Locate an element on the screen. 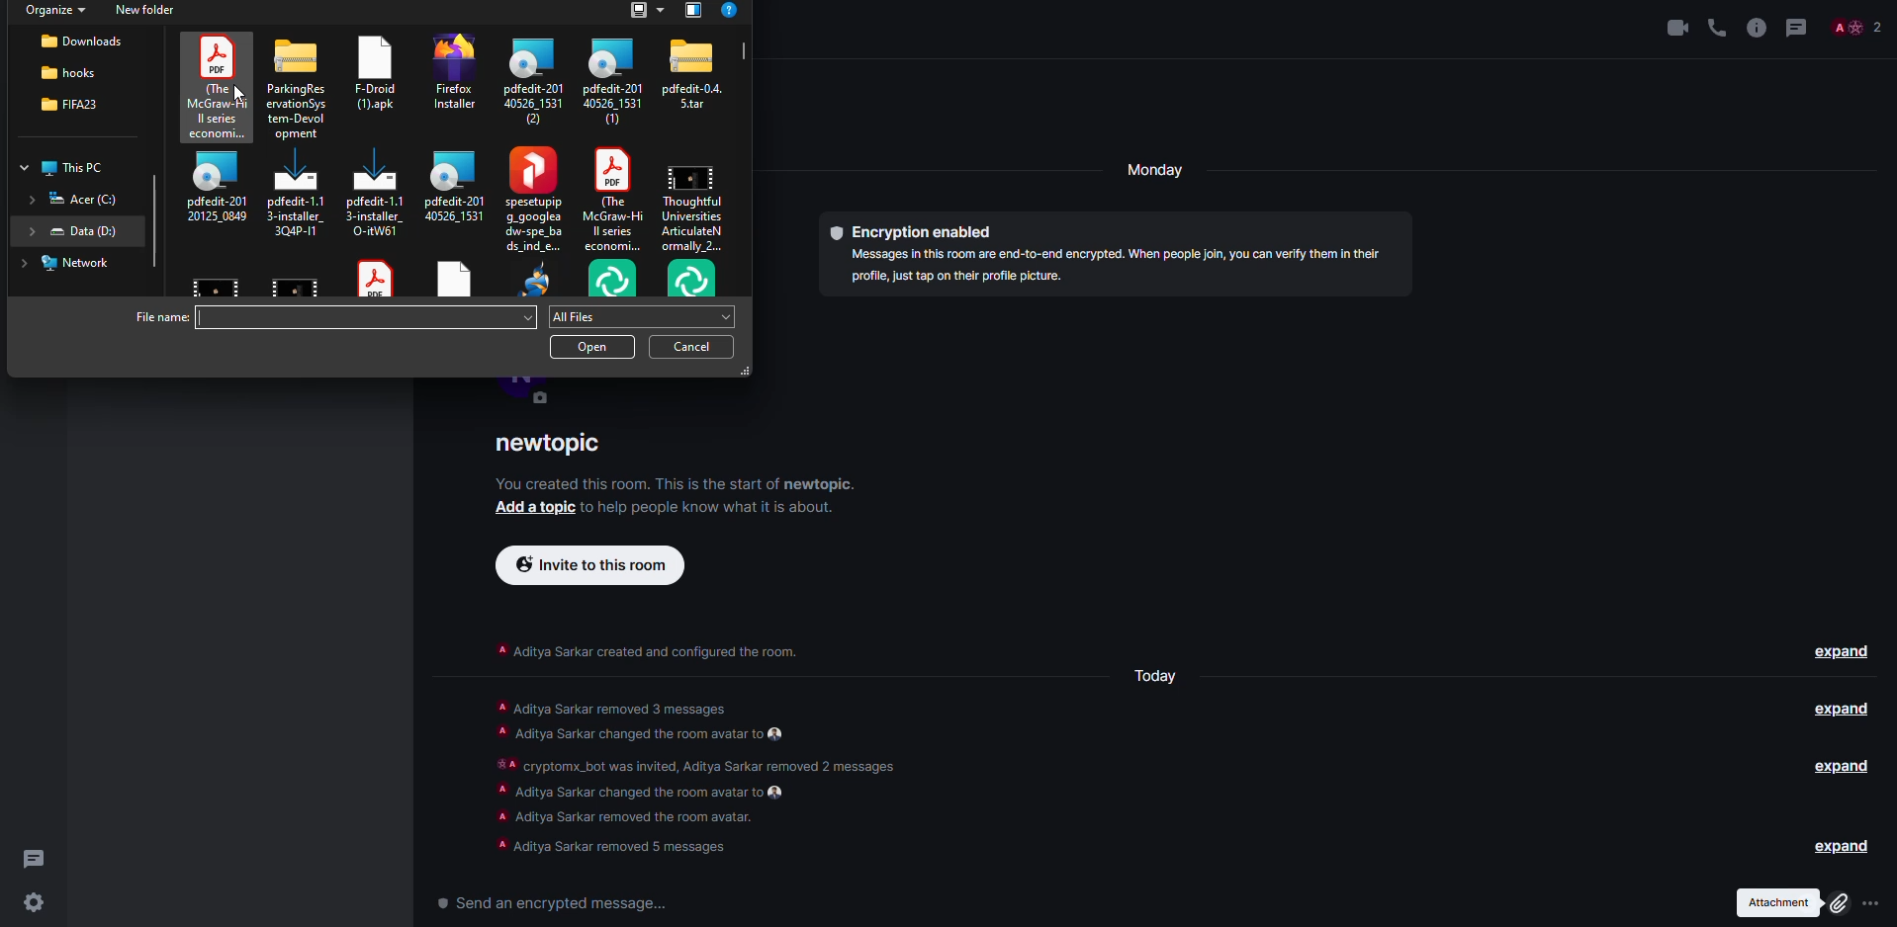  file is located at coordinates (207, 288).